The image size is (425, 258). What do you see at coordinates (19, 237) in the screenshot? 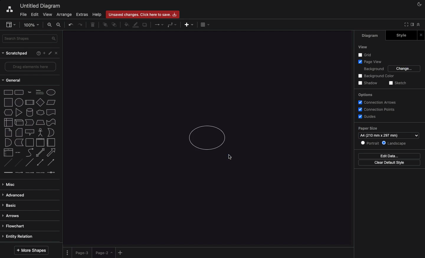
I see `Entity relation` at bounding box center [19, 237].